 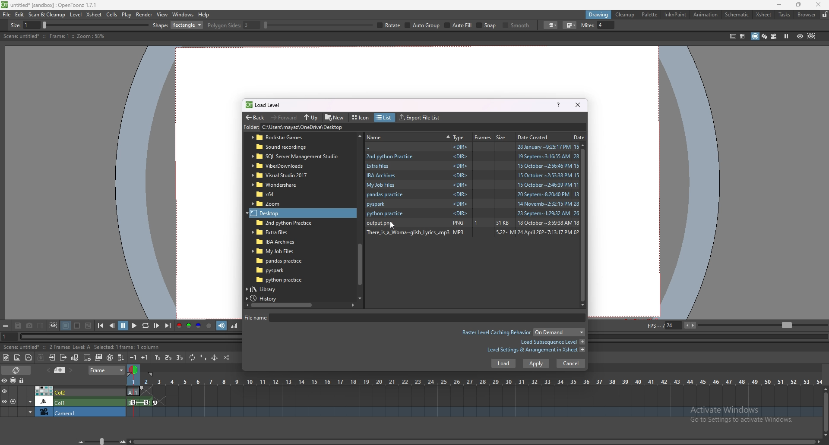 I want to click on new raster level, so click(x=17, y=358).